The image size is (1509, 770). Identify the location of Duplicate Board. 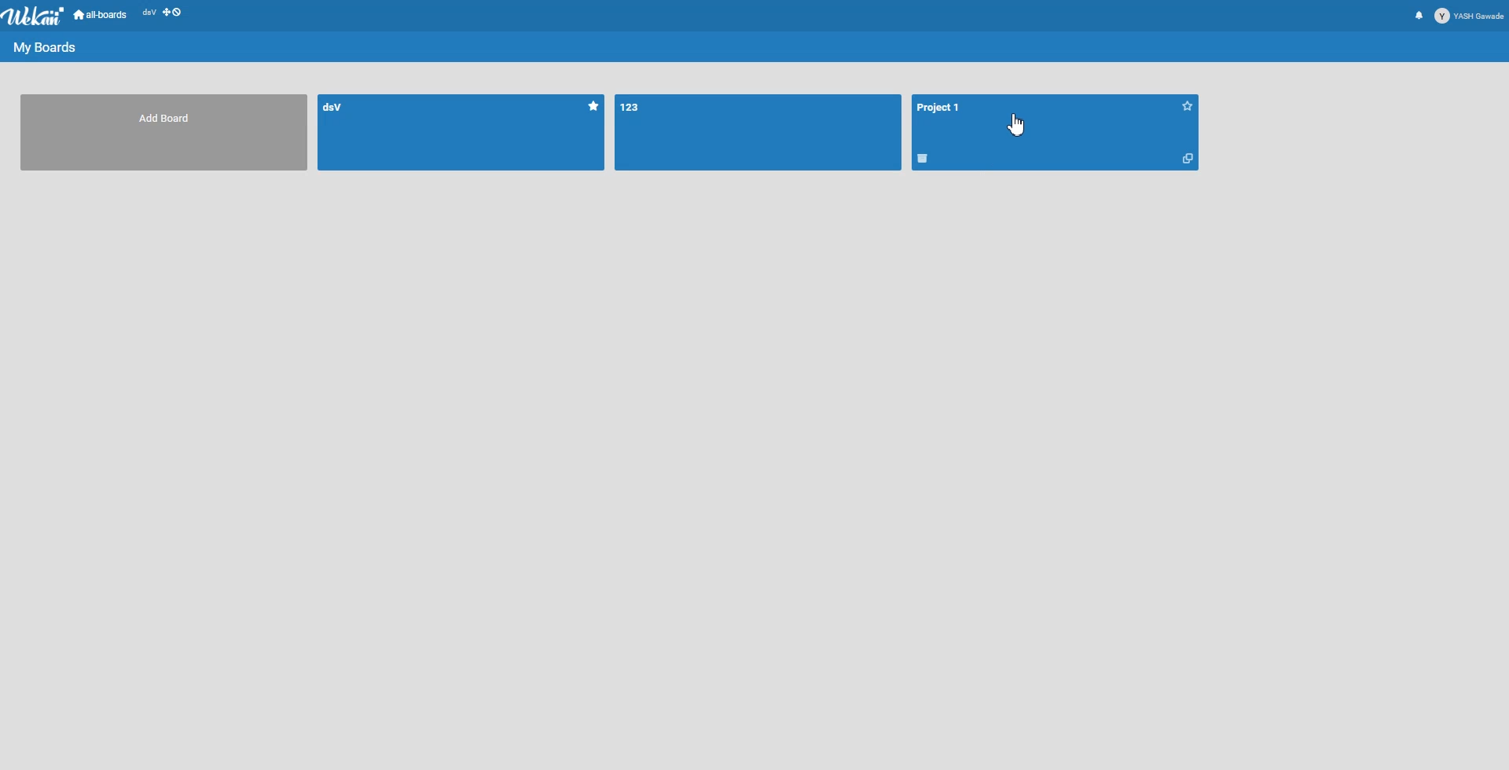
(1188, 158).